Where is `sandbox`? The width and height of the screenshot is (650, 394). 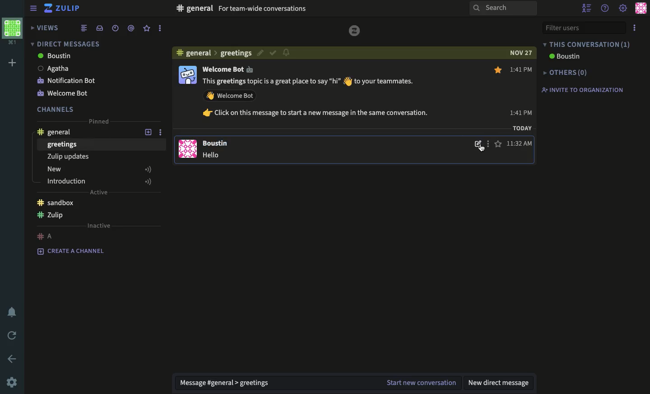 sandbox is located at coordinates (56, 202).